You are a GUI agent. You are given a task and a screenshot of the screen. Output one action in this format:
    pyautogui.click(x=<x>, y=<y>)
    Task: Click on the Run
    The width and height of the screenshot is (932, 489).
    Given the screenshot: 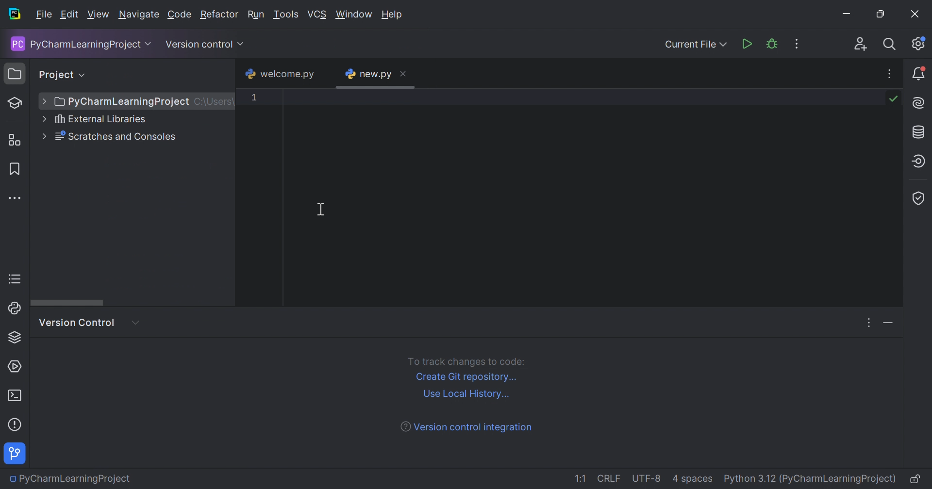 What is the action you would take?
    pyautogui.click(x=257, y=15)
    